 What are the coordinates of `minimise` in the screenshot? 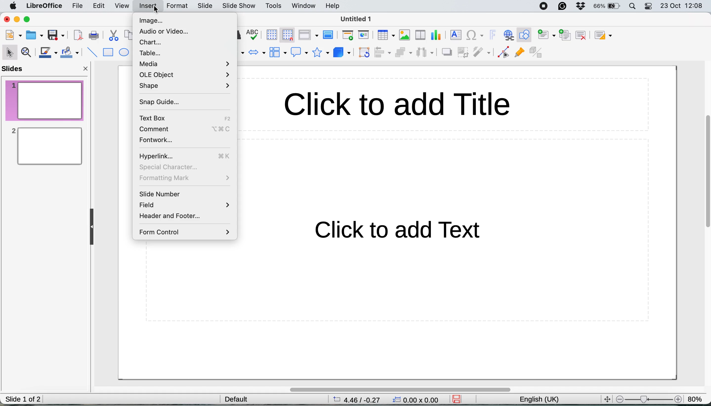 It's located at (18, 20).